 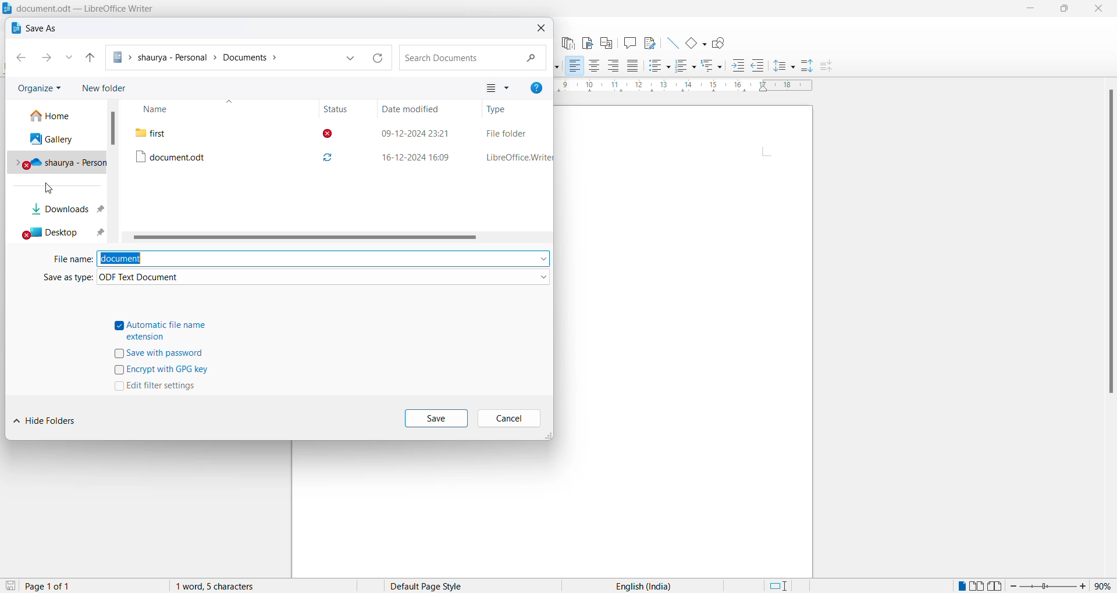 What do you see at coordinates (61, 235) in the screenshot?
I see `Desktop` at bounding box center [61, 235].